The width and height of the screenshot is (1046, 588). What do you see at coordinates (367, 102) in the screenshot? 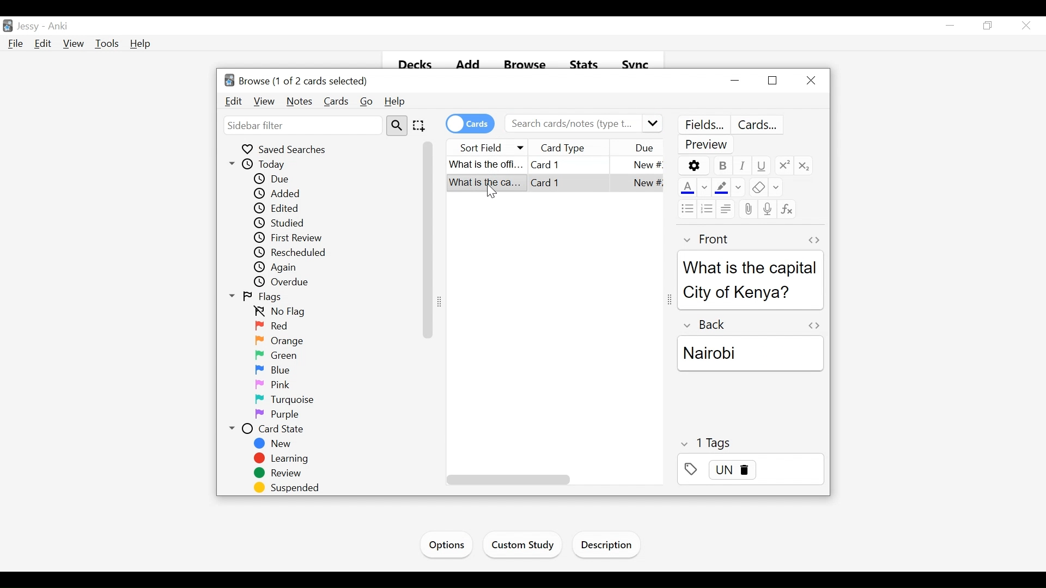
I see `Go` at bounding box center [367, 102].